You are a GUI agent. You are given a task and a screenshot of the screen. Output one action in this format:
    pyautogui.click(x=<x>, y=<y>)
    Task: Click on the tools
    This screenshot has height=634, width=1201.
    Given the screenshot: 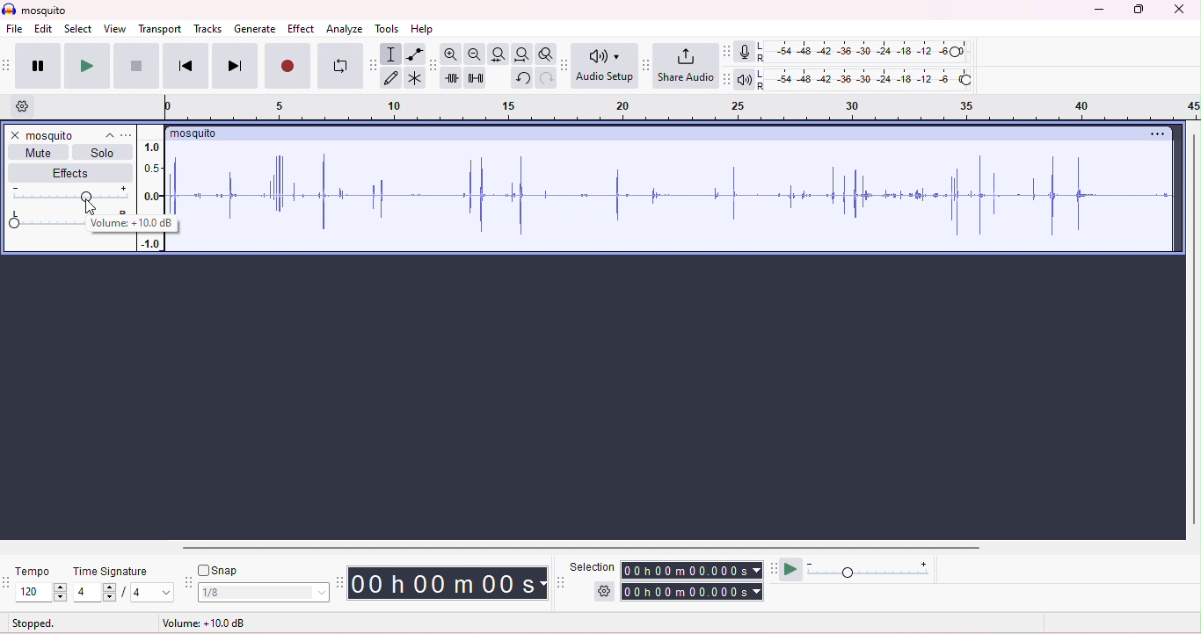 What is the action you would take?
    pyautogui.click(x=387, y=30)
    